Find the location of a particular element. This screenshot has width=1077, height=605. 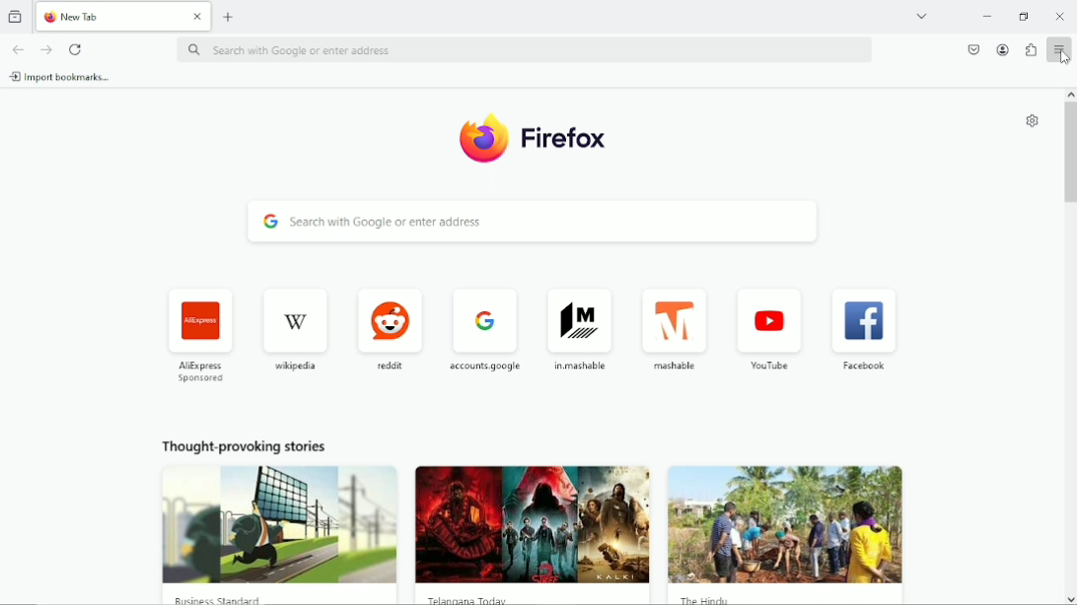

Thought provoking stories is located at coordinates (275, 519).